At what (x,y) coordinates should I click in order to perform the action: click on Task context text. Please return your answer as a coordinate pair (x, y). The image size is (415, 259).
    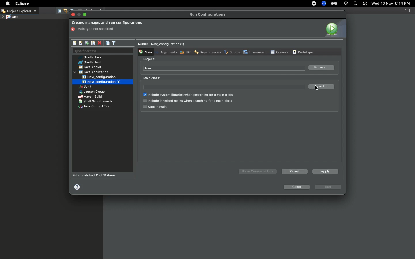
    Looking at the image, I should click on (95, 107).